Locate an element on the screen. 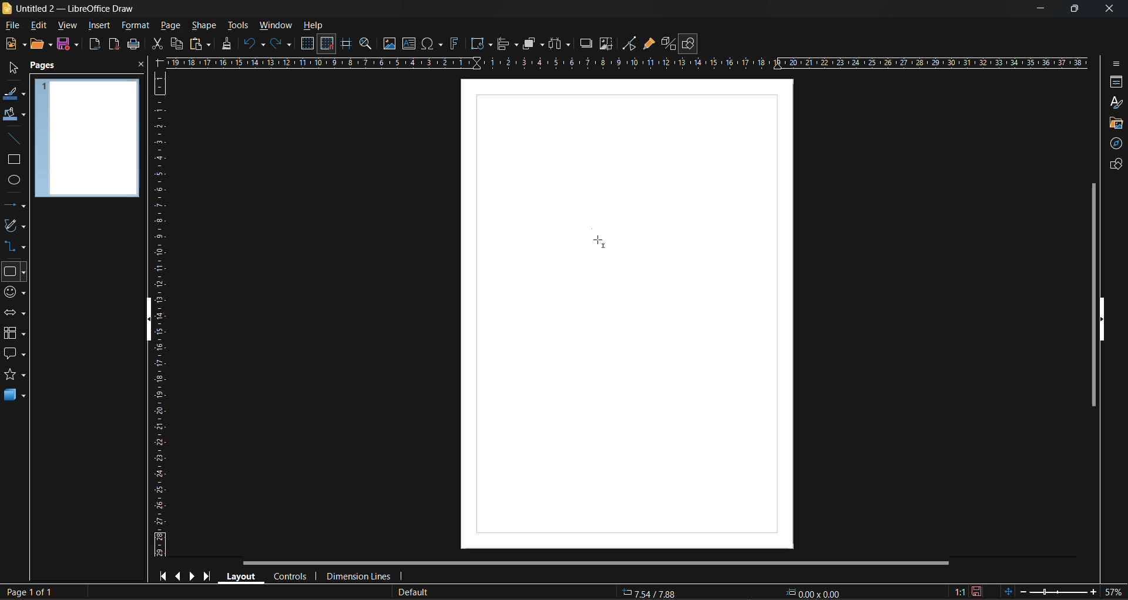 This screenshot has height=600, width=1128. horizontal scale is located at coordinates (626, 63).